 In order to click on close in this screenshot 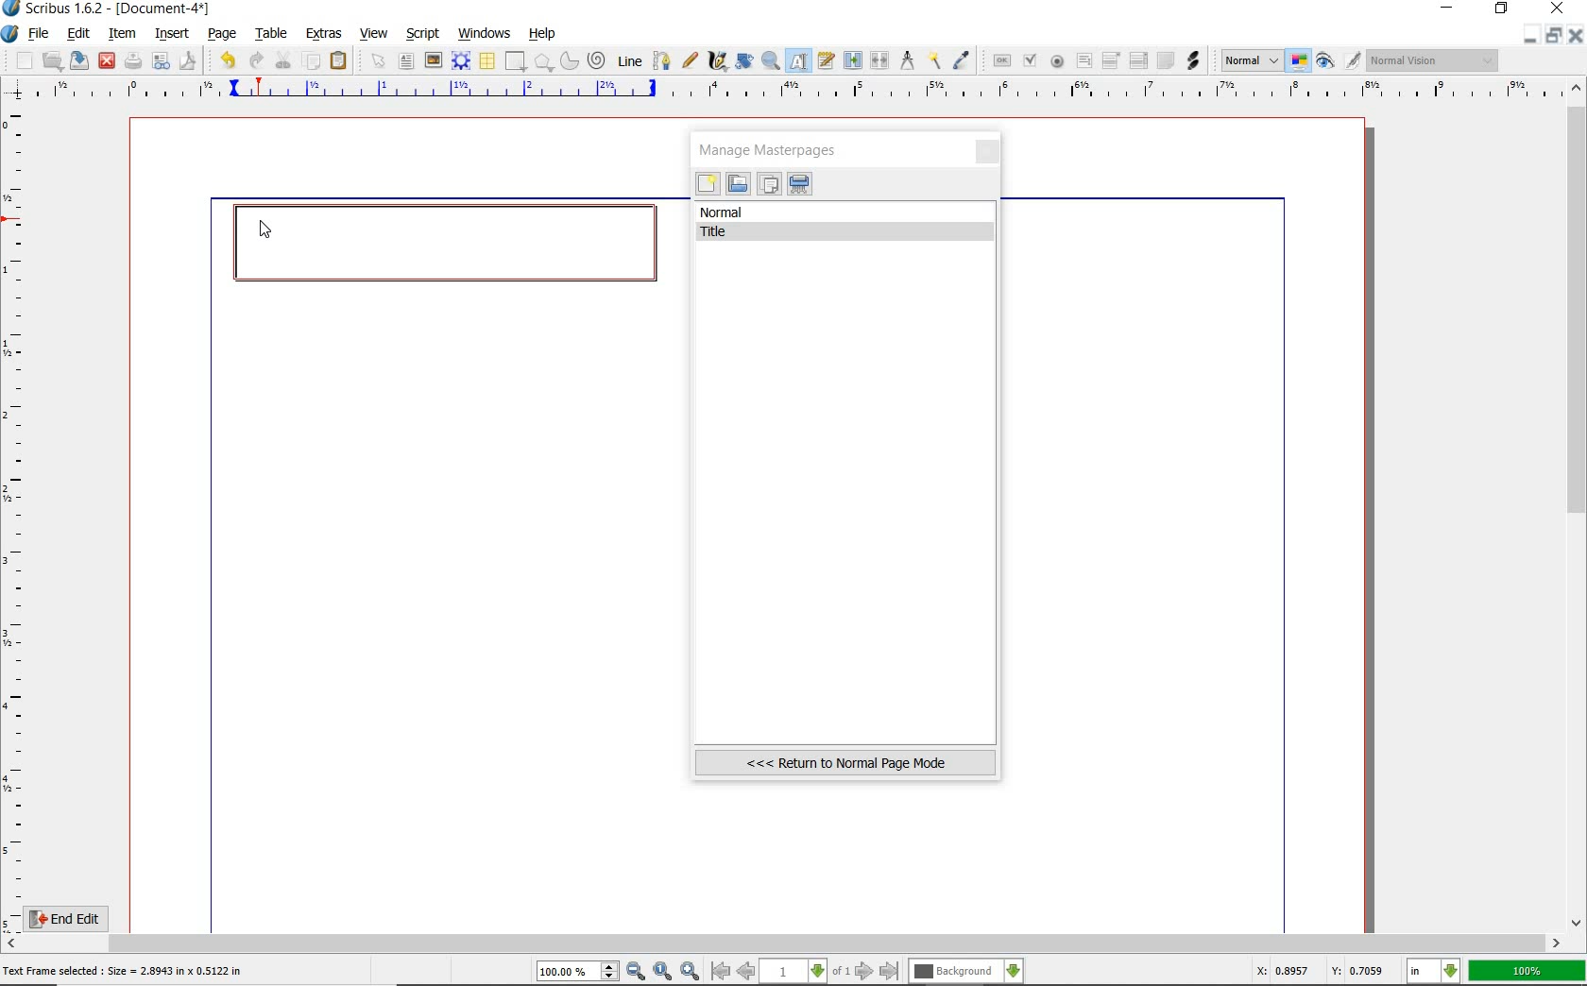, I will do `click(989, 153)`.